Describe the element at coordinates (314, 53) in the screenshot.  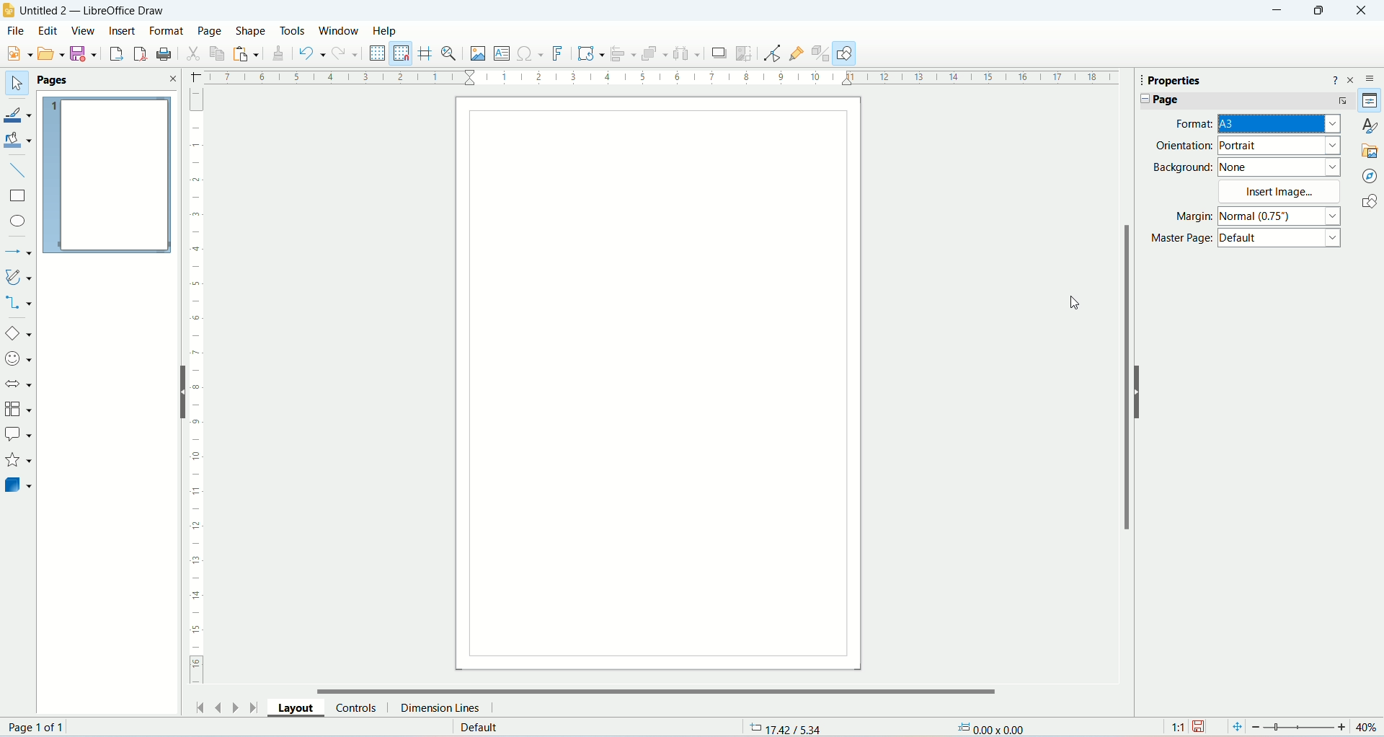
I see `undo` at that location.